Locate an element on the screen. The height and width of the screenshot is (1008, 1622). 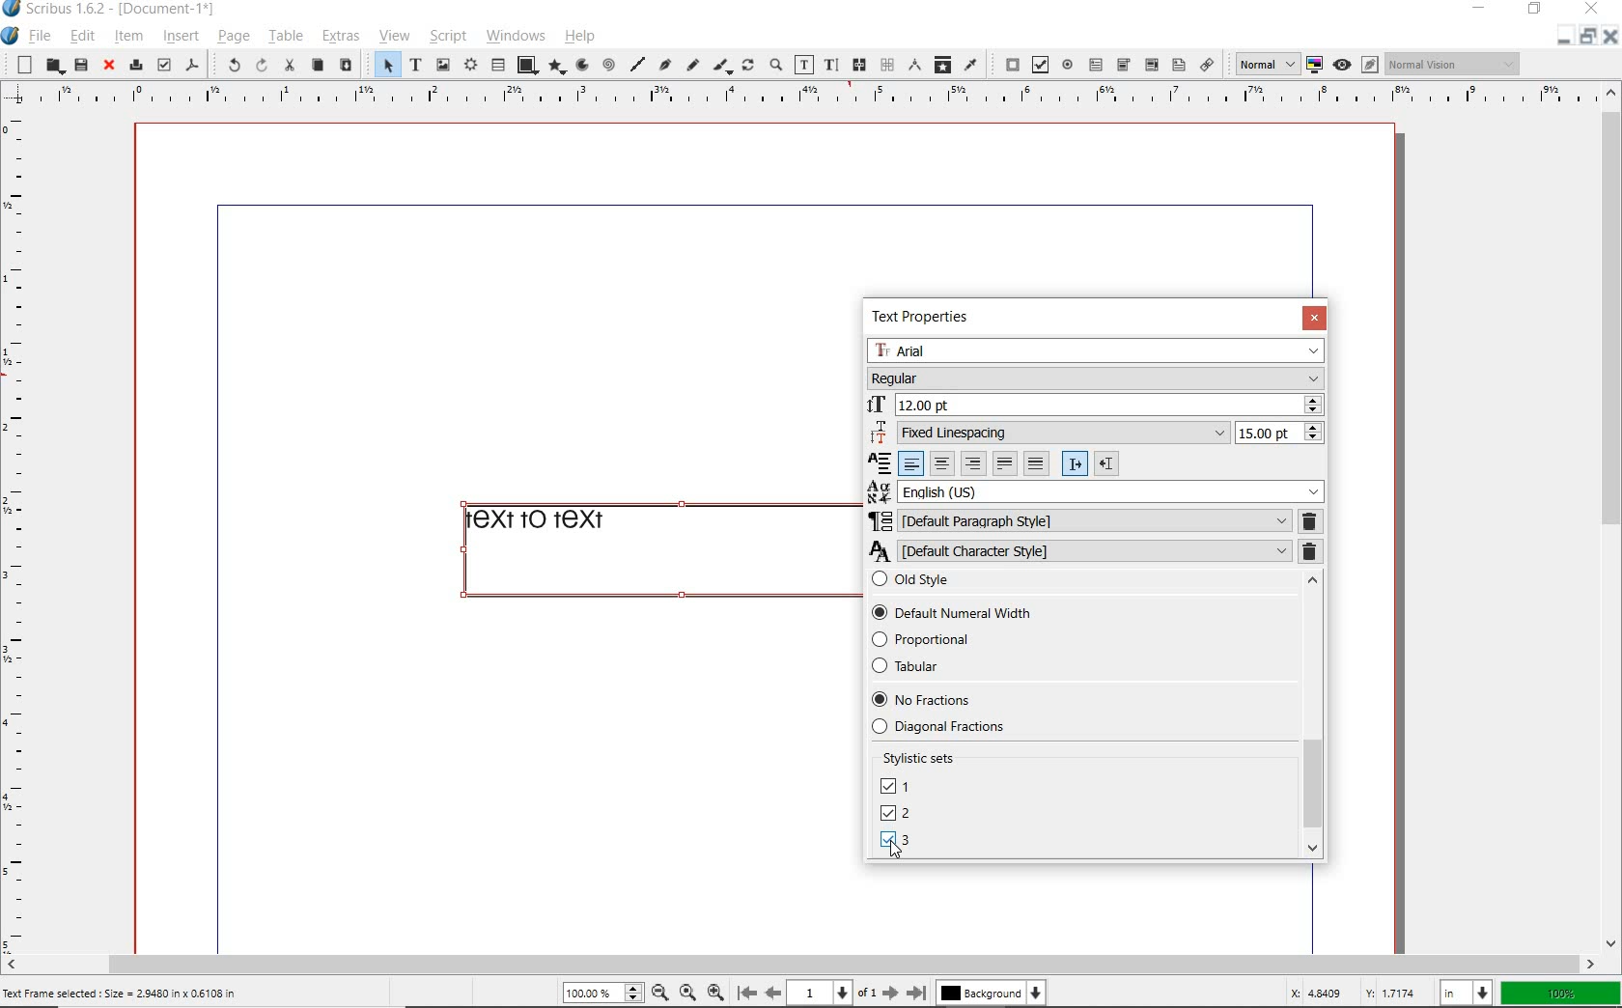
DEFAULT CHARACTER STYLE is located at coordinates (1082, 552).